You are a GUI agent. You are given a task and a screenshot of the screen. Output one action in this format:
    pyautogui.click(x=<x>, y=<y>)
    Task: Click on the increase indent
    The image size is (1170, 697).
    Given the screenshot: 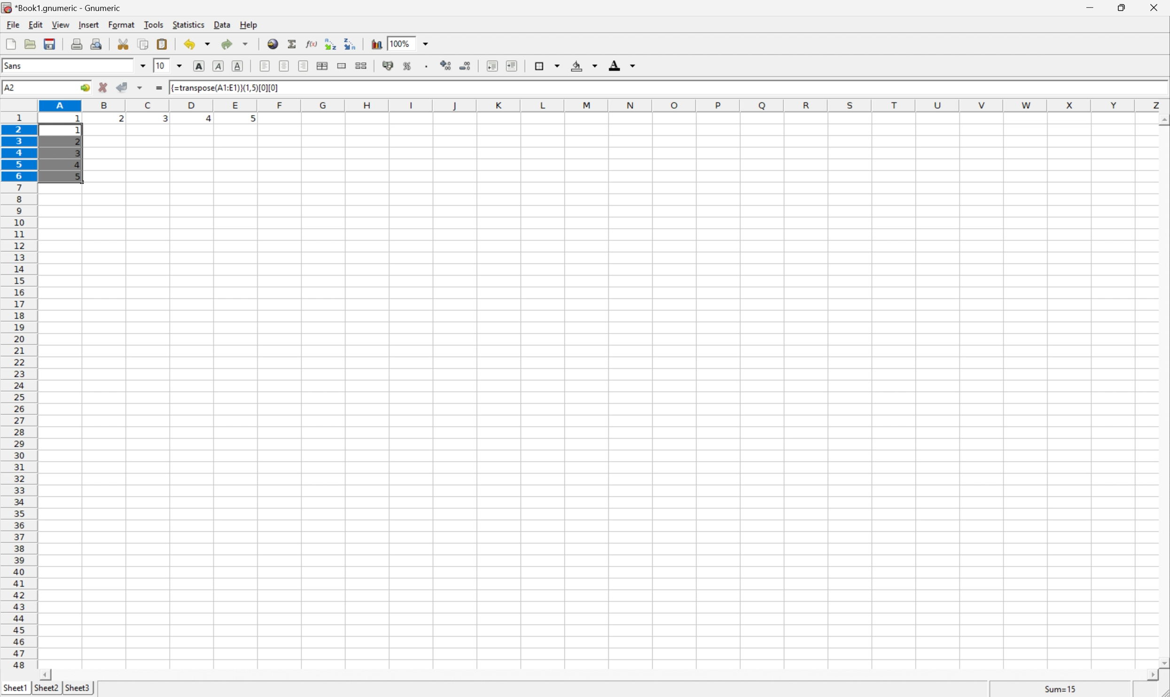 What is the action you would take?
    pyautogui.click(x=510, y=66)
    